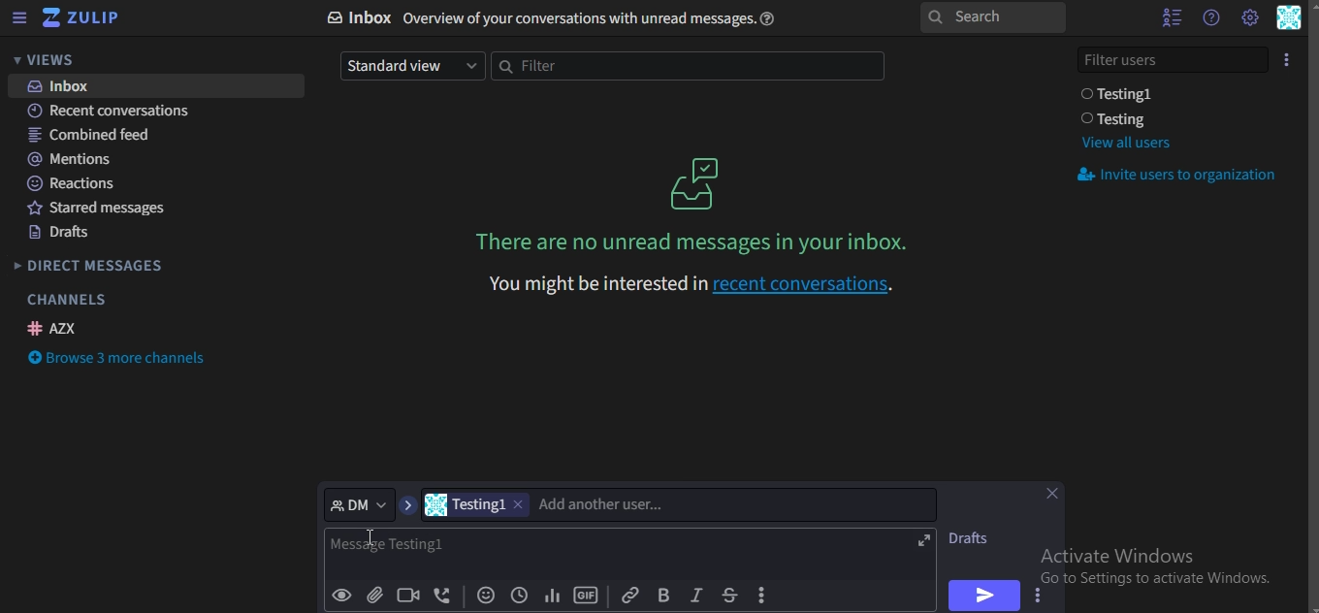 The width and height of the screenshot is (1319, 613). What do you see at coordinates (586, 596) in the screenshot?
I see `GIF` at bounding box center [586, 596].